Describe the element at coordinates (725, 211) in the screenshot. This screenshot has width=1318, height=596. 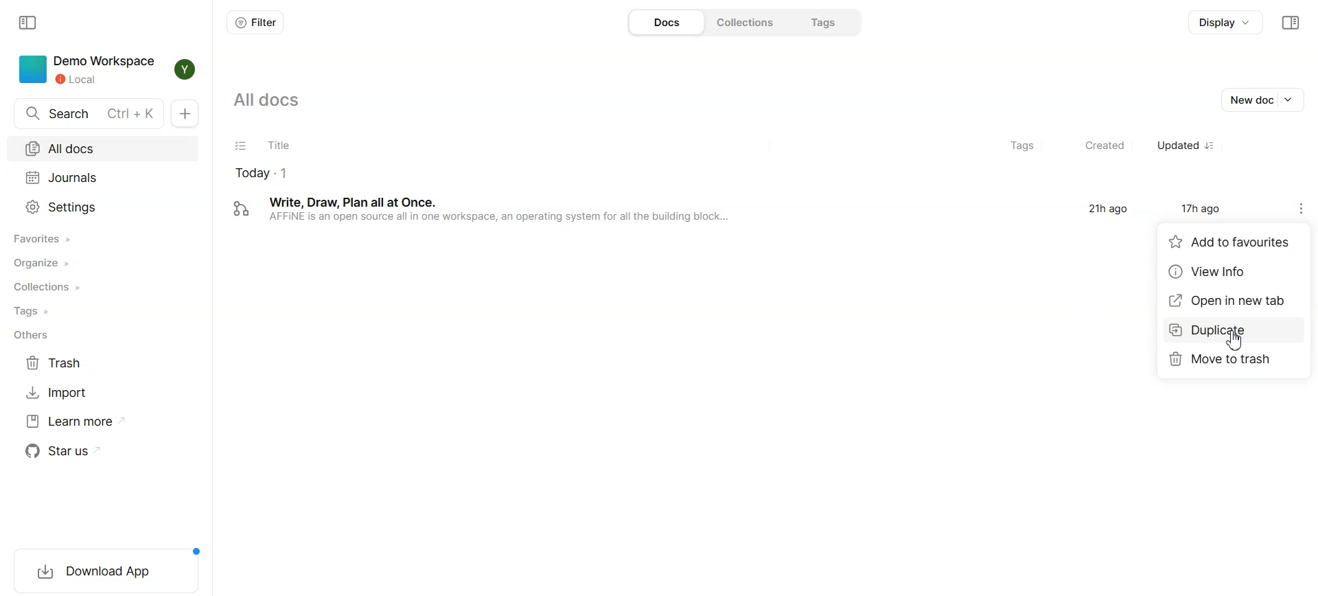
I see `‘Write, Draw, Plan all at Once. 21h ago 17h ago
AFFINE is an open source all in one workspace, an operating system for all the building block` at that location.